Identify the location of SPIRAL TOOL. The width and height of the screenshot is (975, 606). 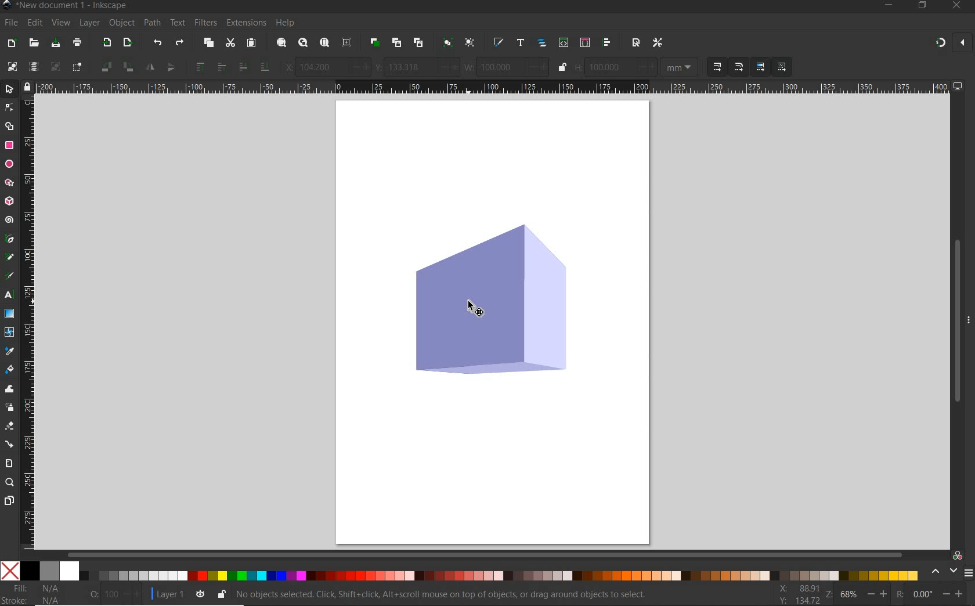
(9, 219).